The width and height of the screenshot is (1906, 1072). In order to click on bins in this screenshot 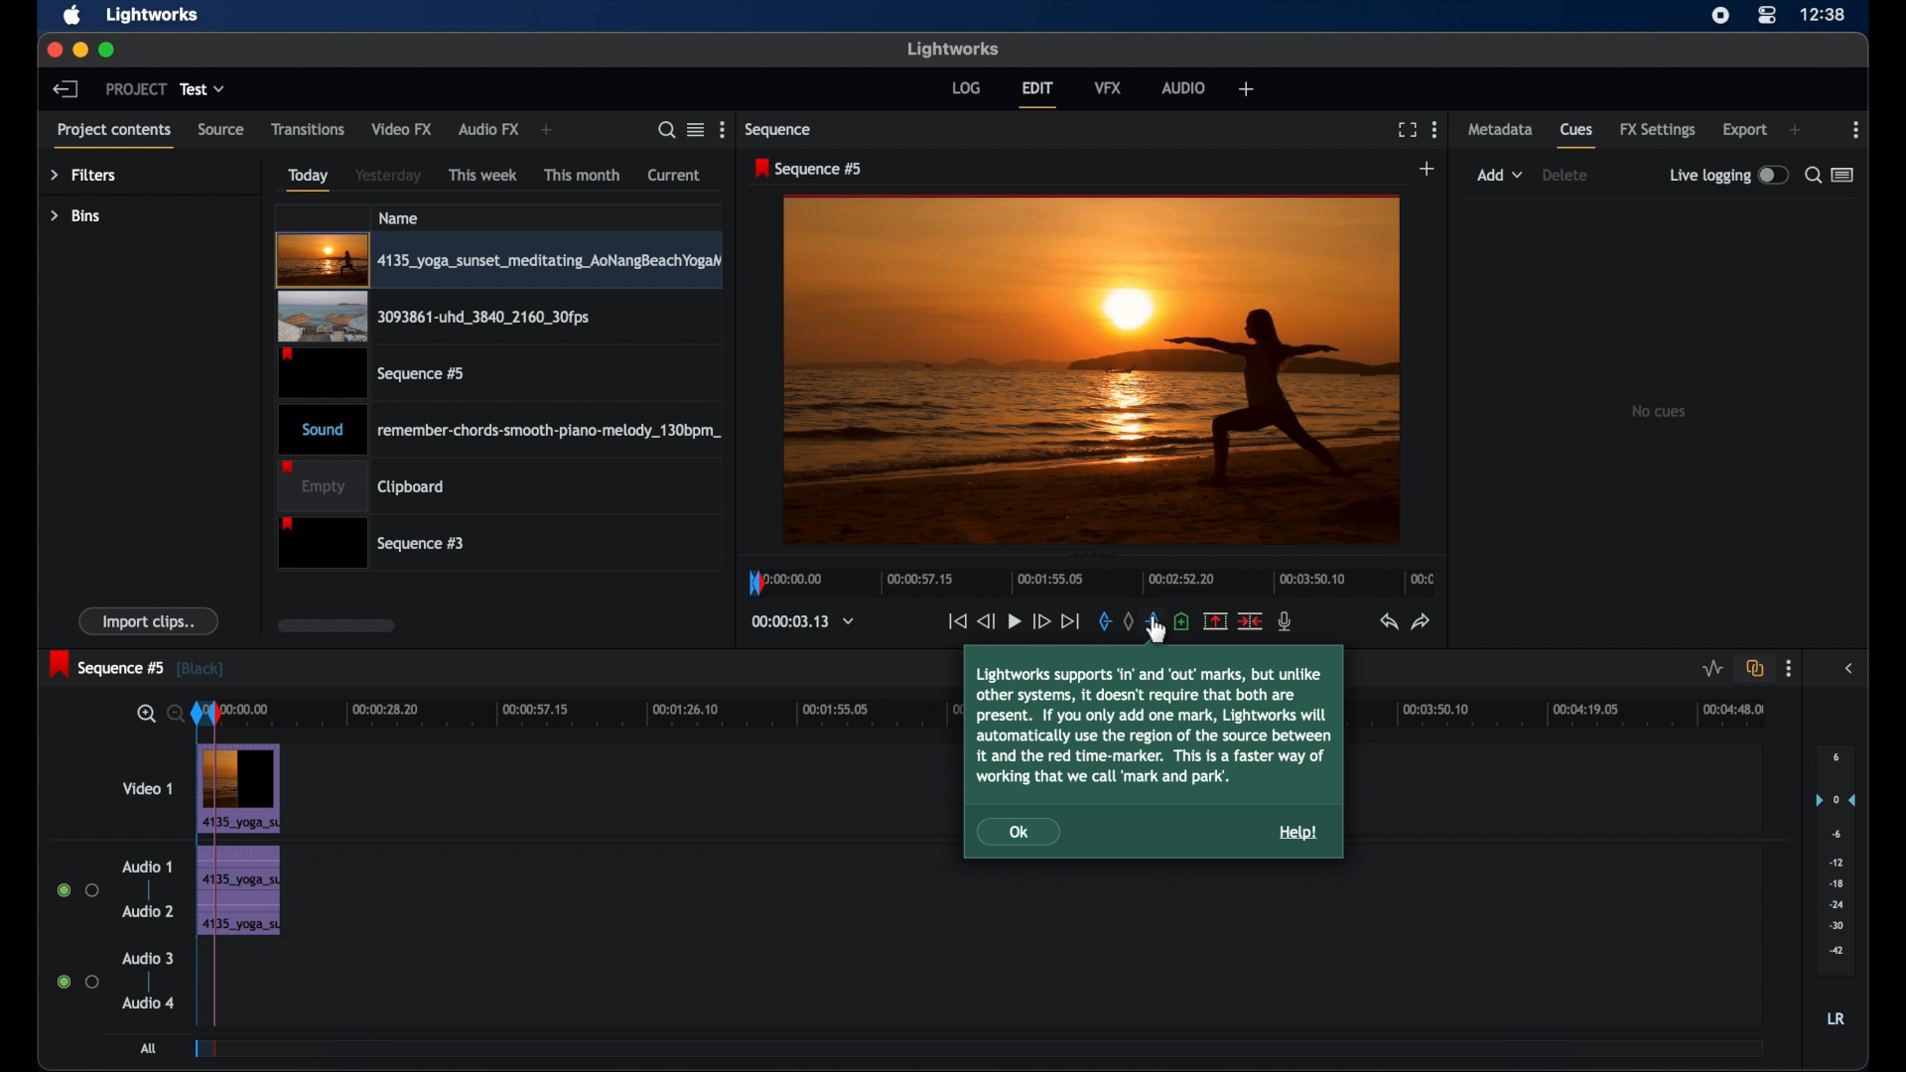, I will do `click(75, 215)`.